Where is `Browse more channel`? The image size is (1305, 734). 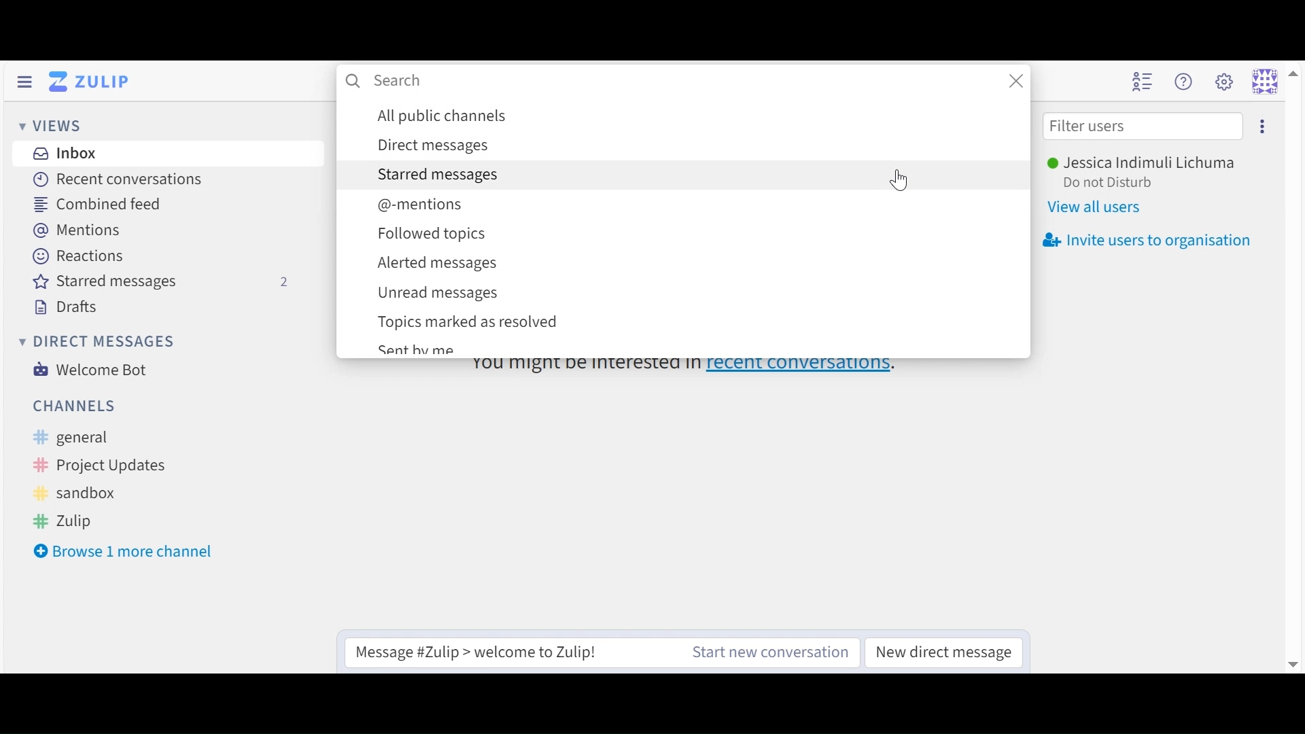 Browse more channel is located at coordinates (127, 553).